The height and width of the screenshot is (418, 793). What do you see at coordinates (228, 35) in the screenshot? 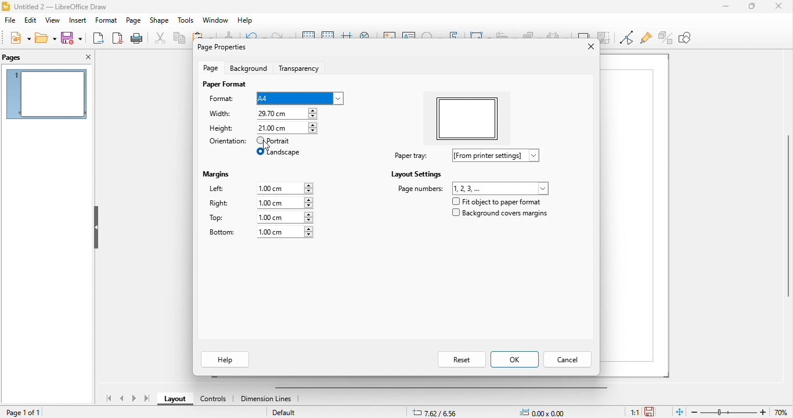
I see `clone` at bounding box center [228, 35].